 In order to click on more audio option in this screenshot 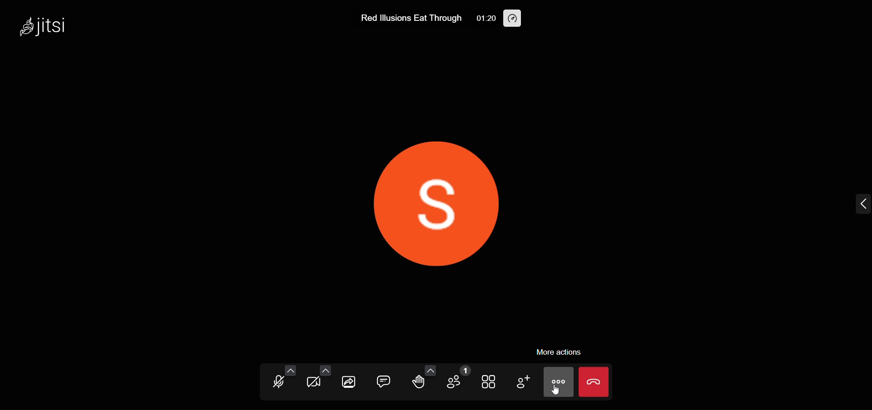, I will do `click(292, 369)`.